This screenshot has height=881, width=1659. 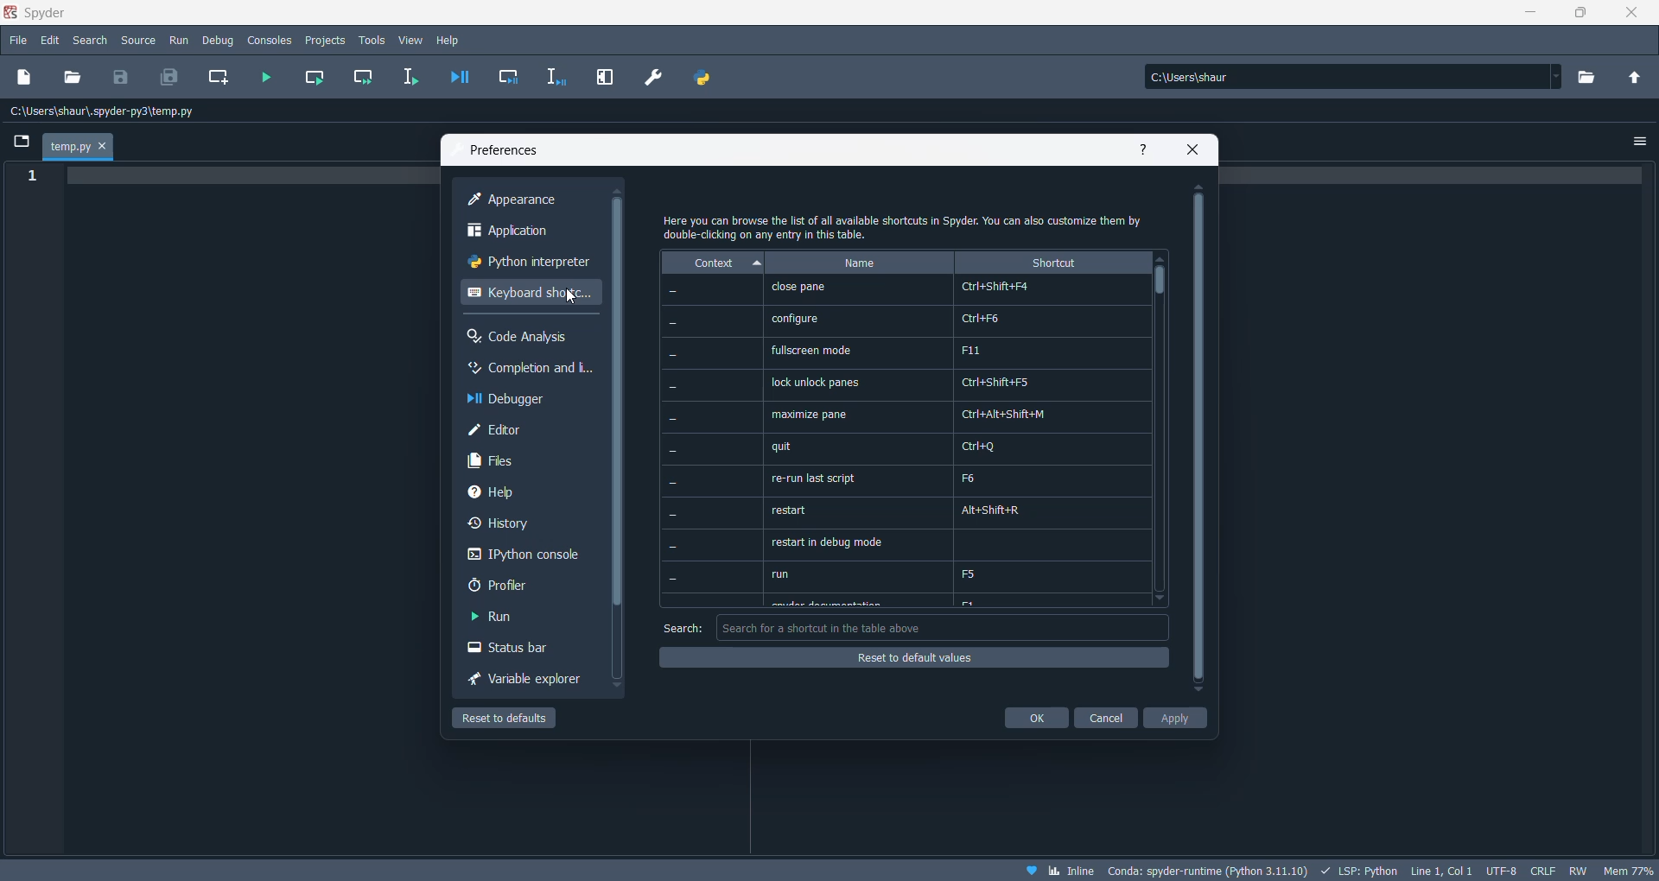 What do you see at coordinates (318, 79) in the screenshot?
I see `run current cell` at bounding box center [318, 79].